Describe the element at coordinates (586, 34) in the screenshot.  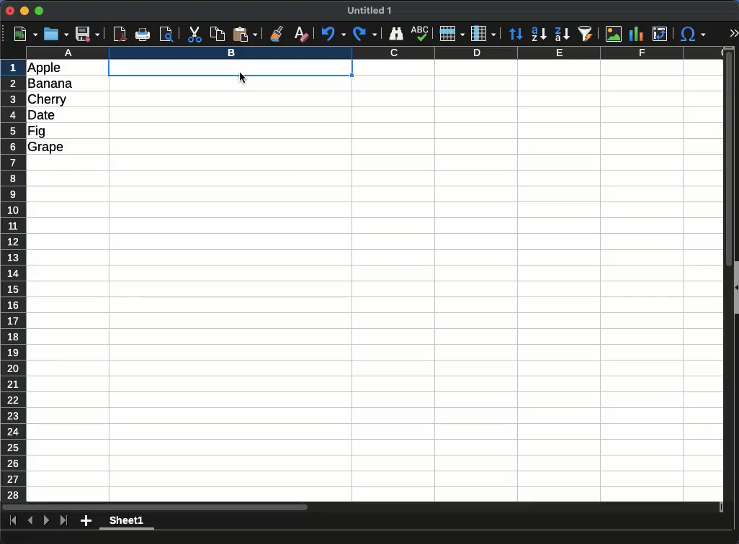
I see `autofilter` at that location.